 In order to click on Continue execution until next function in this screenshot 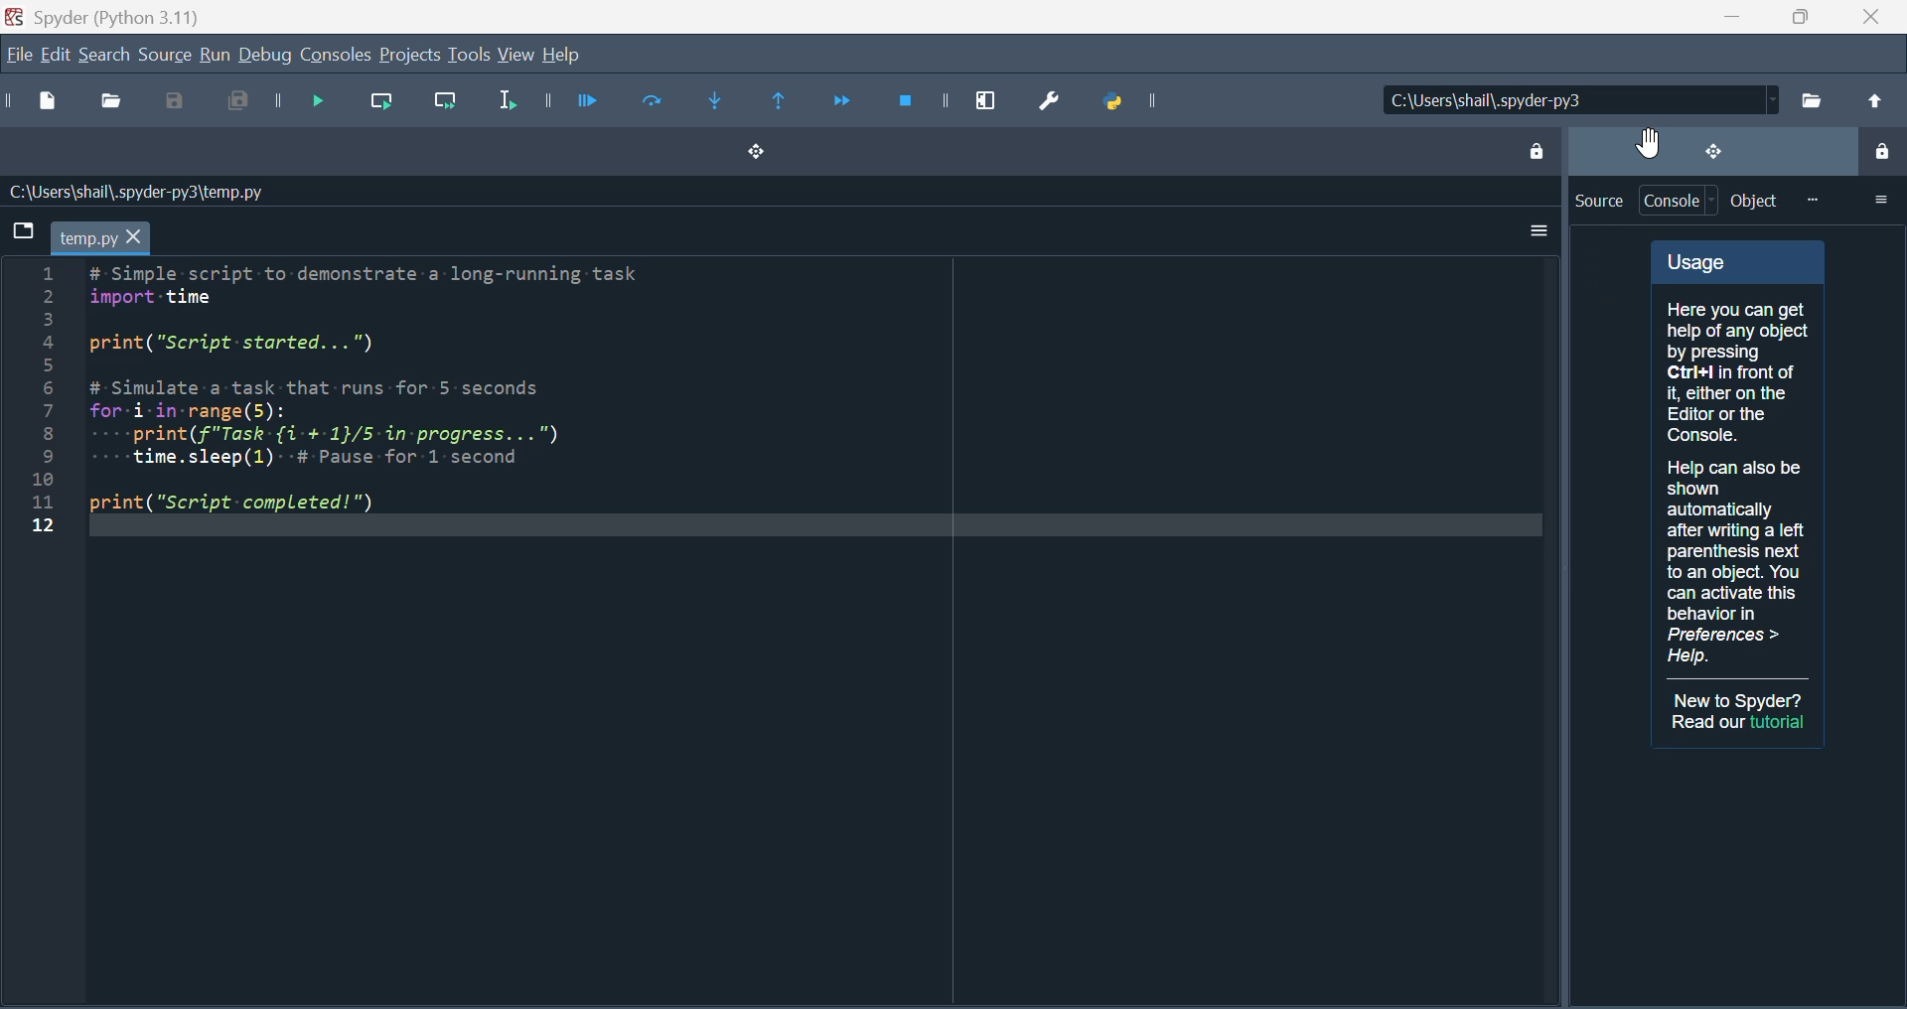, I will do `click(841, 100)`.